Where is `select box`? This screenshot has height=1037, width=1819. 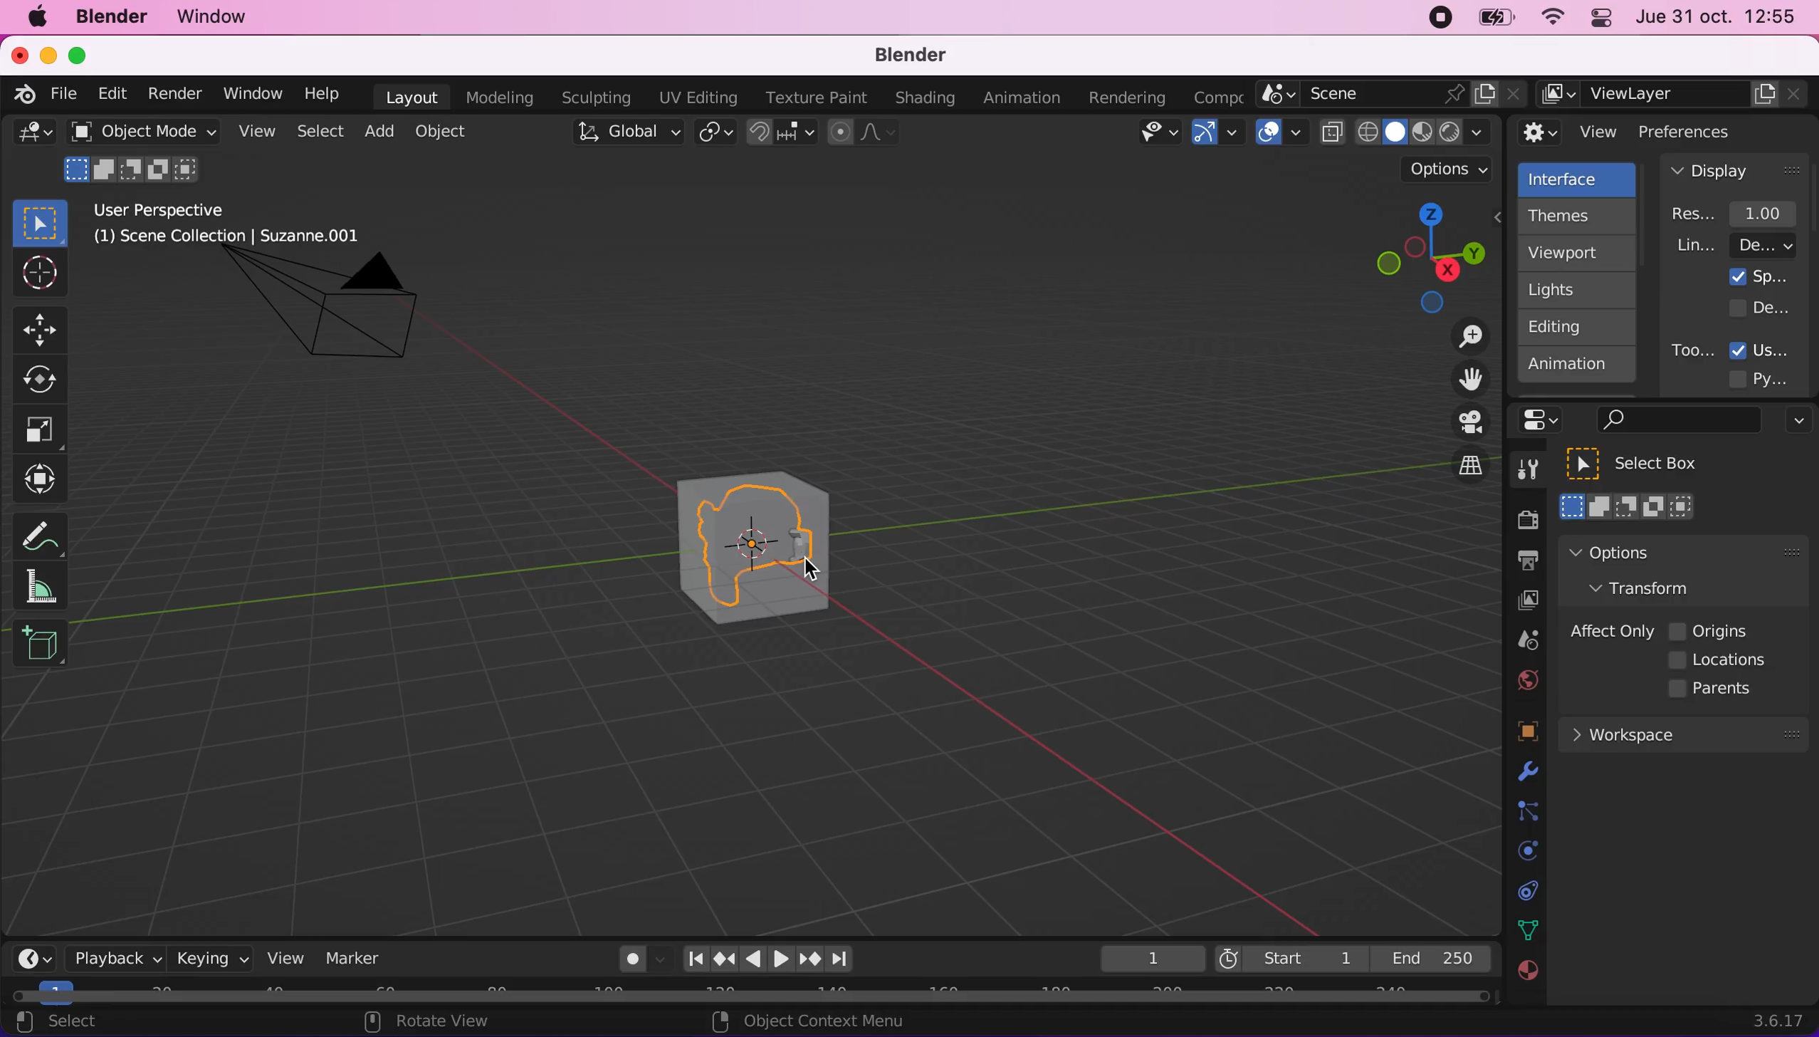 select box is located at coordinates (1650, 464).